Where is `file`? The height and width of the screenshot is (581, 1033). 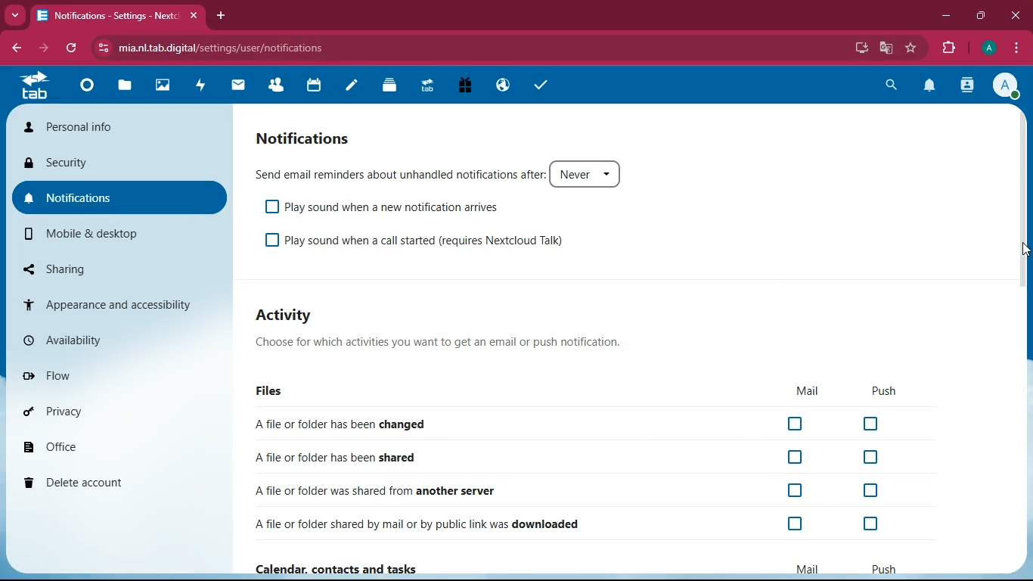
file is located at coordinates (123, 85).